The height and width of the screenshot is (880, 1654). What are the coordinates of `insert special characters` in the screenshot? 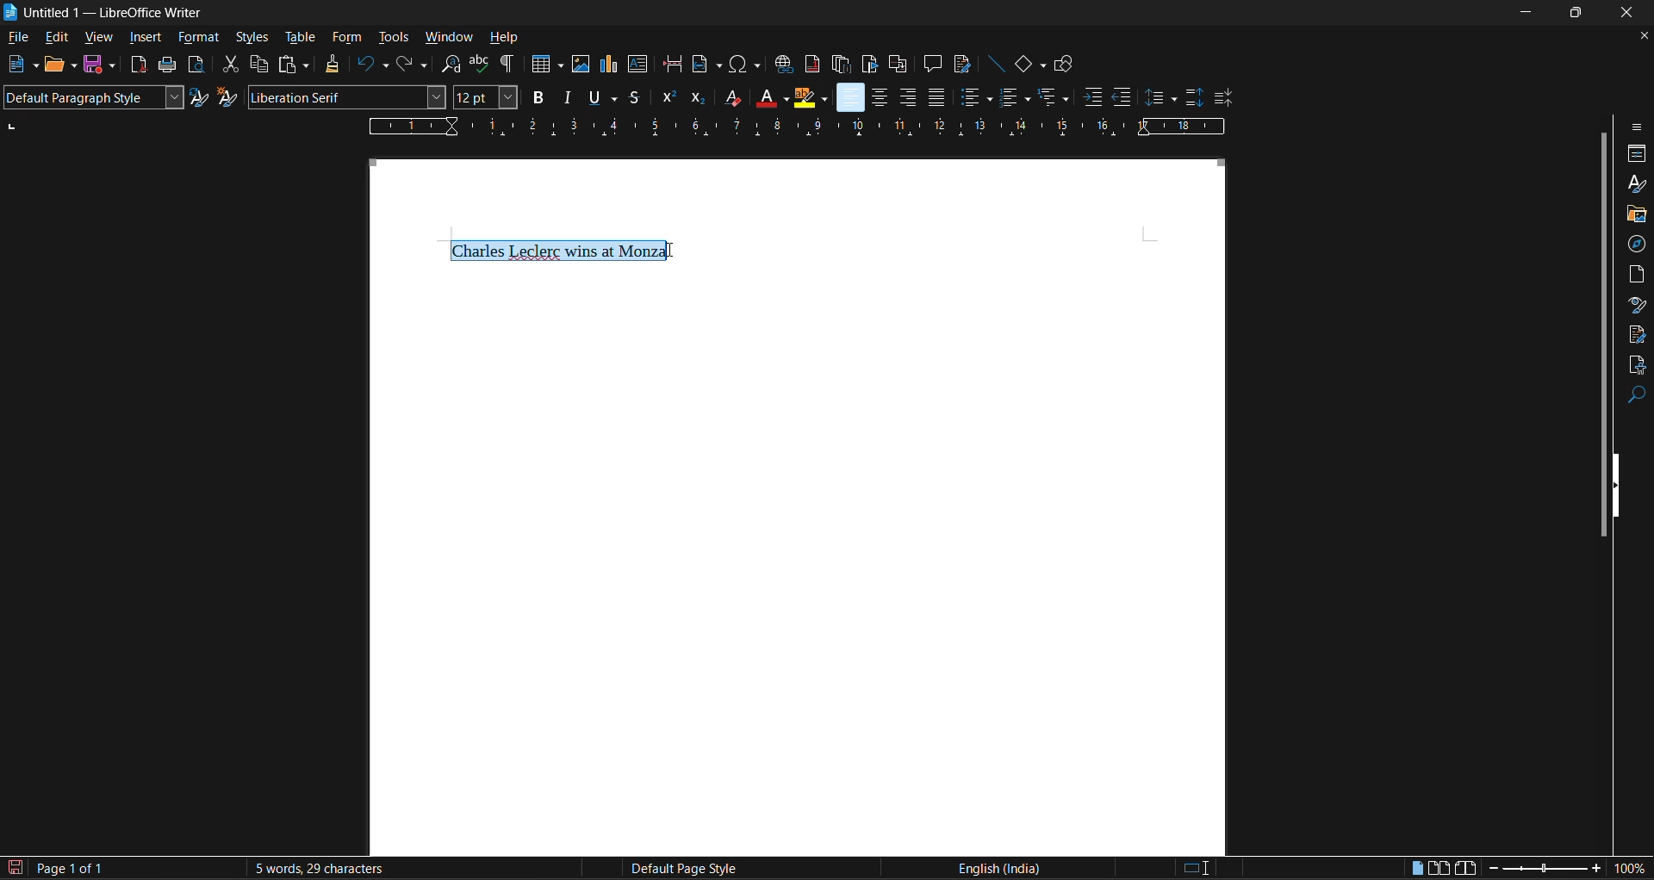 It's located at (744, 64).